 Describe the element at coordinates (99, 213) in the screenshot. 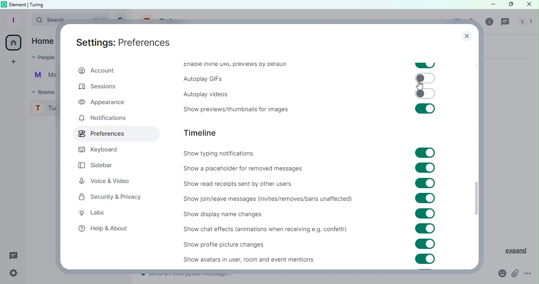

I see `Labs` at that location.